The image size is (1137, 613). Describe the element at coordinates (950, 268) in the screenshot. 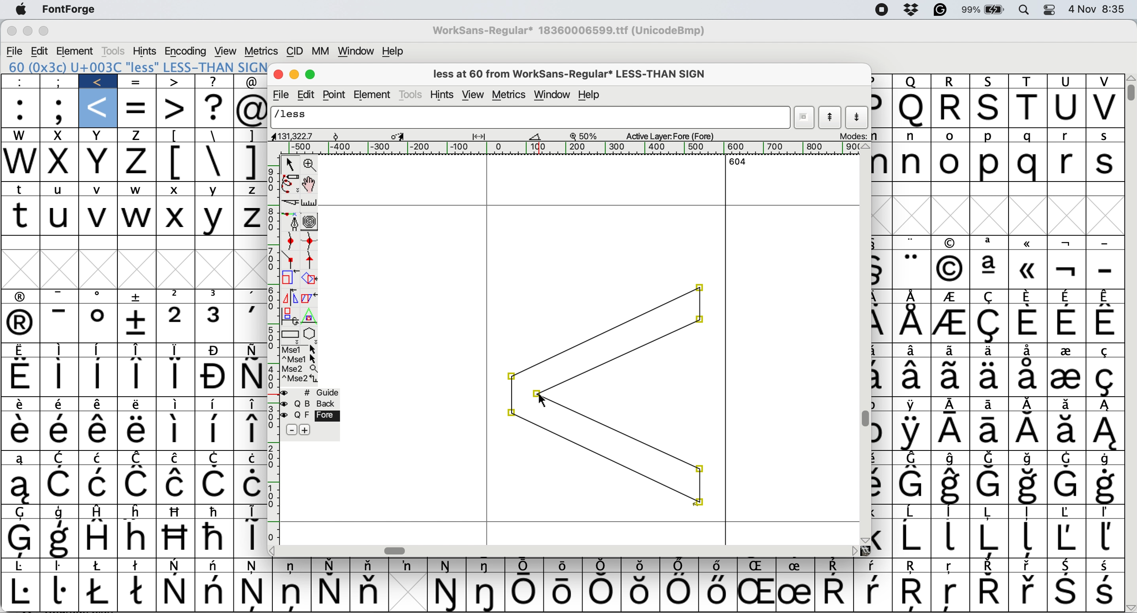

I see `Symbol` at that location.